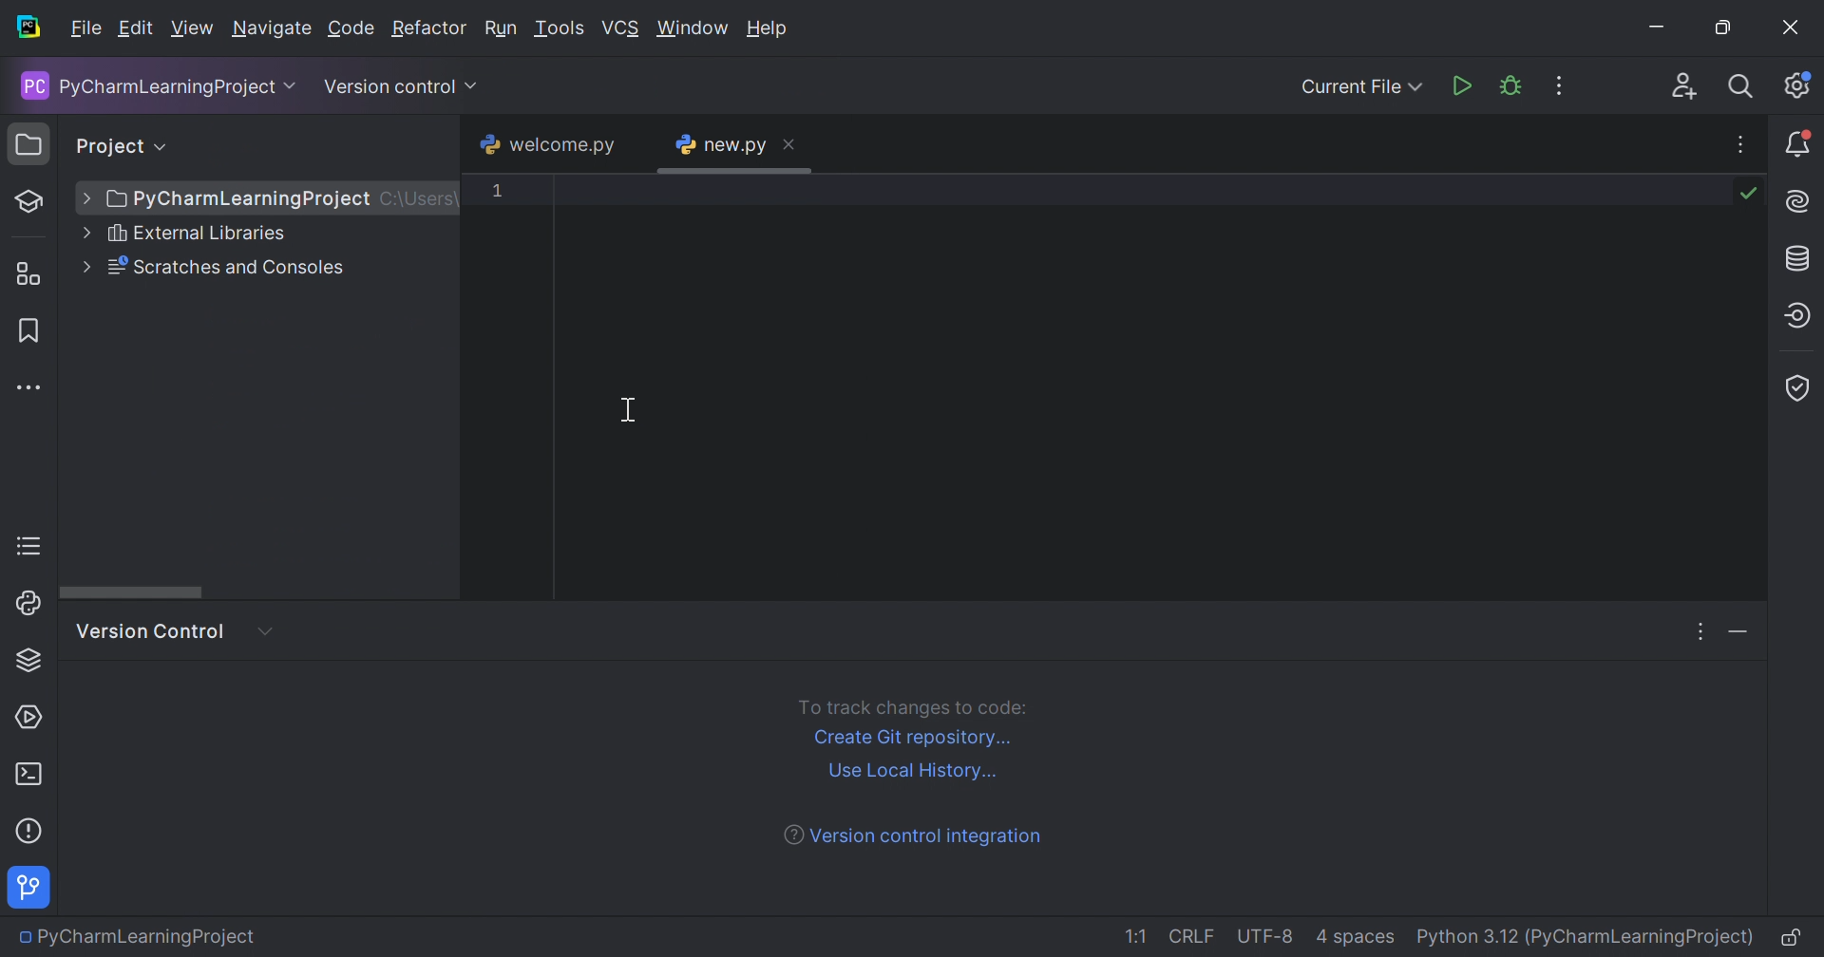 The width and height of the screenshot is (1824, 957). Describe the element at coordinates (1509, 86) in the screenshot. I see `Debug 'new.py'` at that location.